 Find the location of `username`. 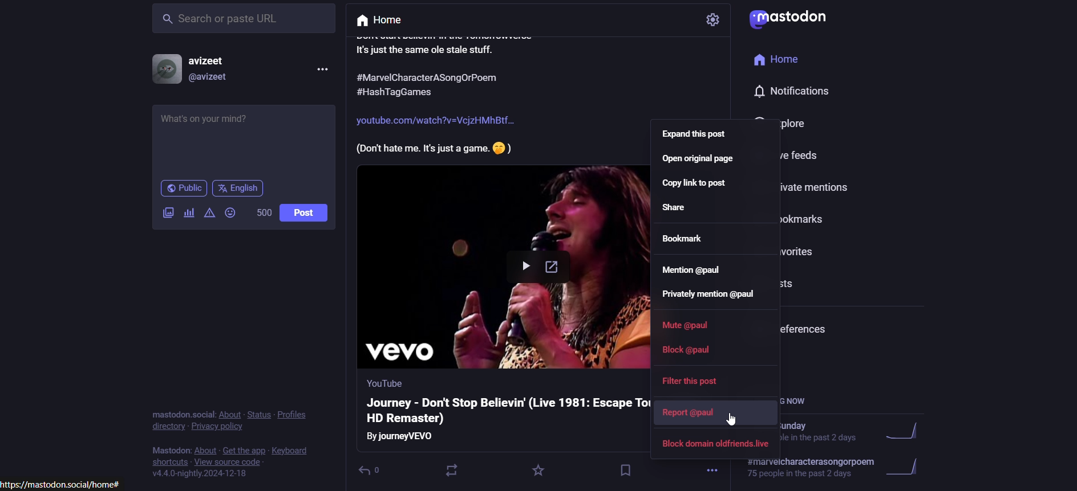

username is located at coordinates (209, 60).